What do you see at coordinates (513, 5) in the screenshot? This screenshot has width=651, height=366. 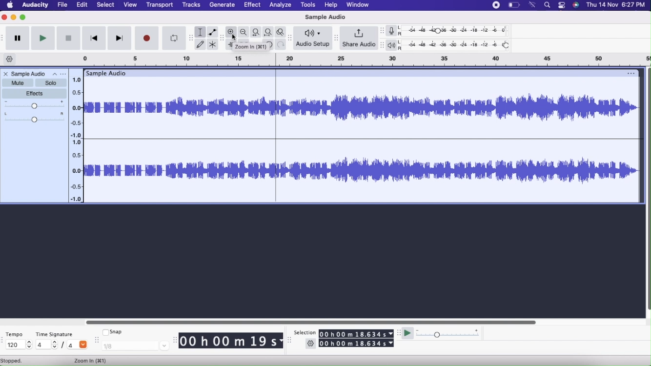 I see `Battery` at bounding box center [513, 5].